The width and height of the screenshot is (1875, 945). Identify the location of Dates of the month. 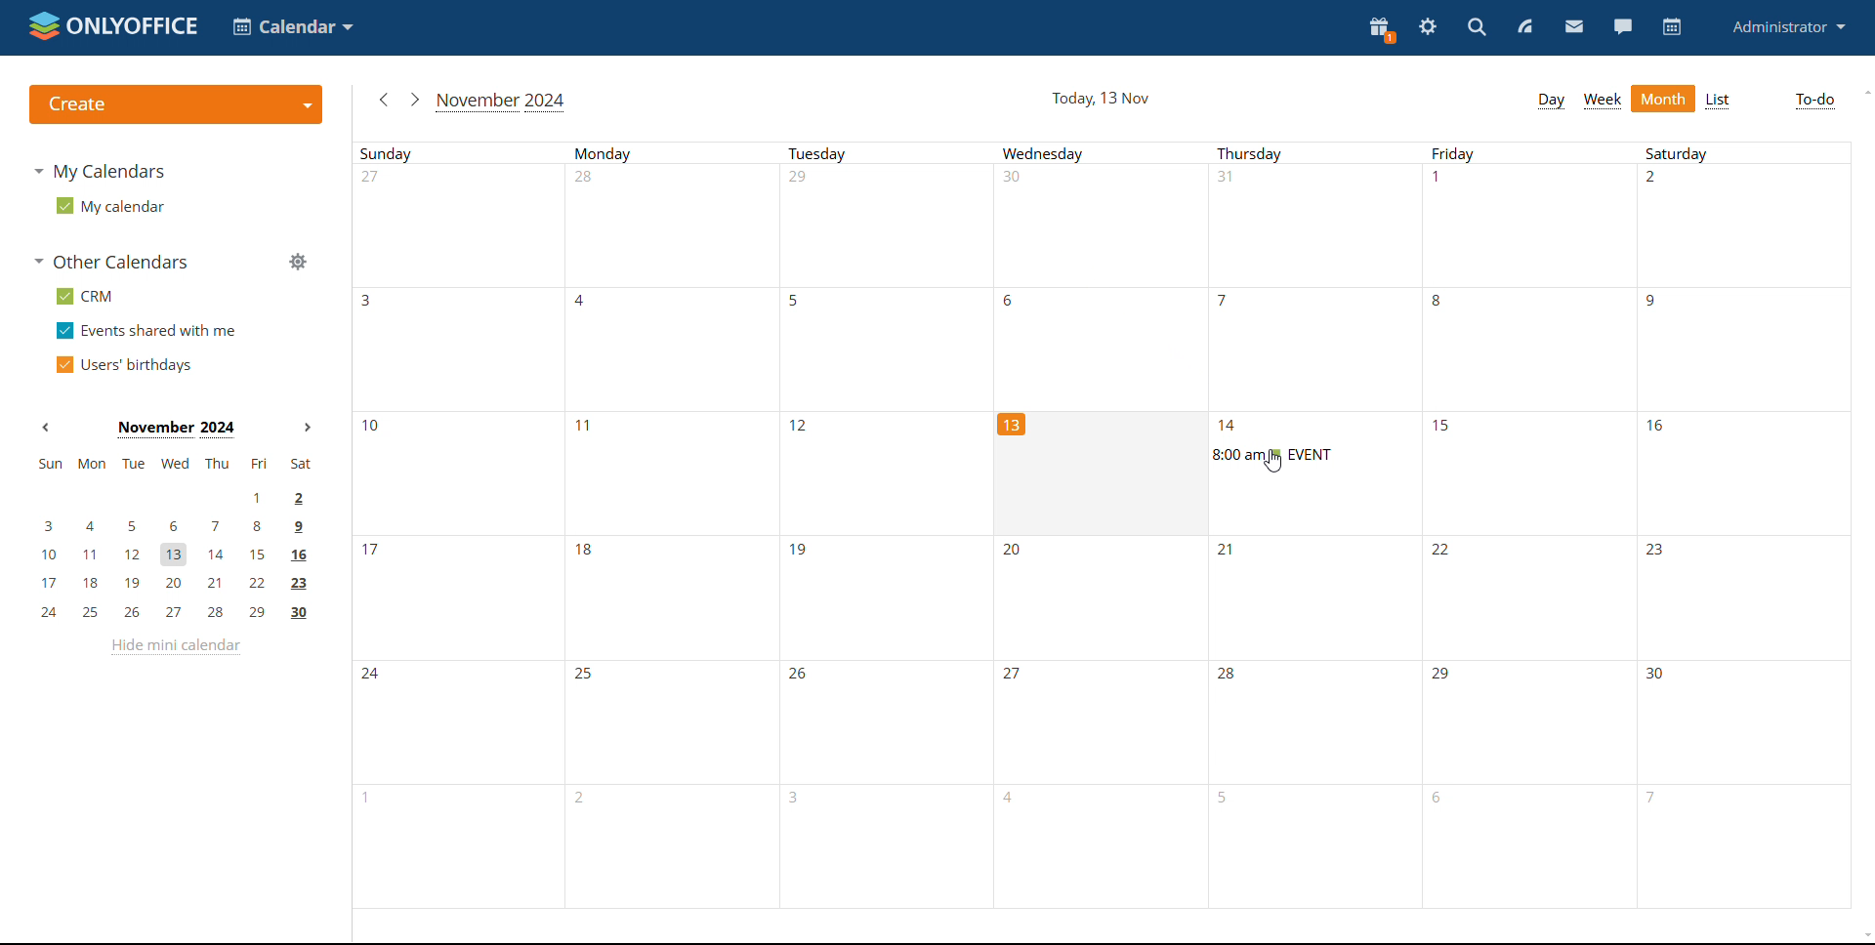
(674, 467).